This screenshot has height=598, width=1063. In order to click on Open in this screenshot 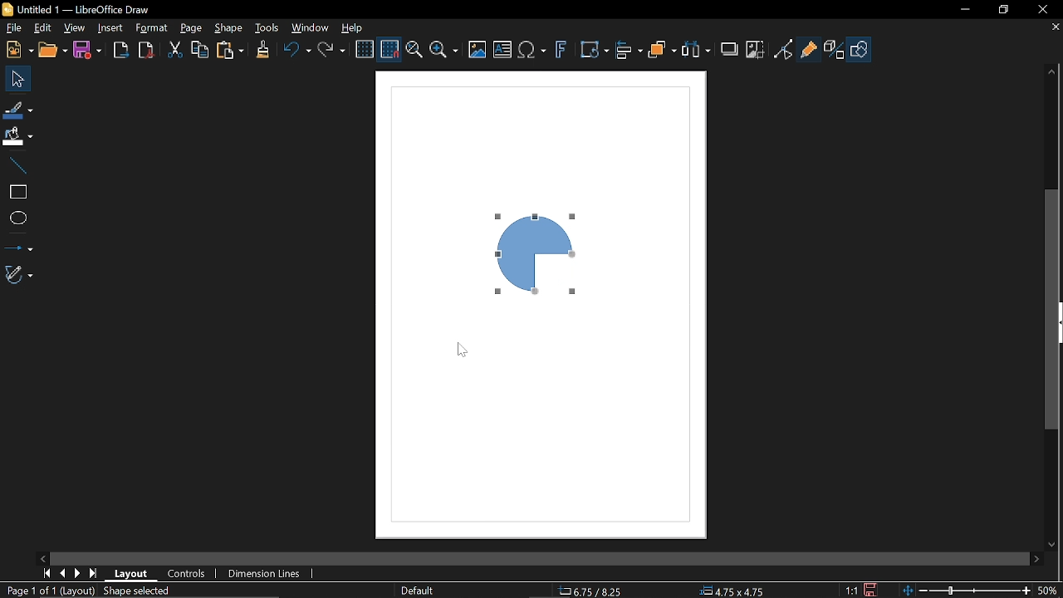, I will do `click(53, 51)`.